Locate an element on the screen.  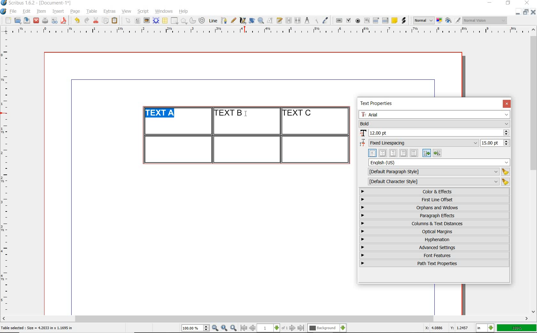
pdf list box is located at coordinates (385, 20).